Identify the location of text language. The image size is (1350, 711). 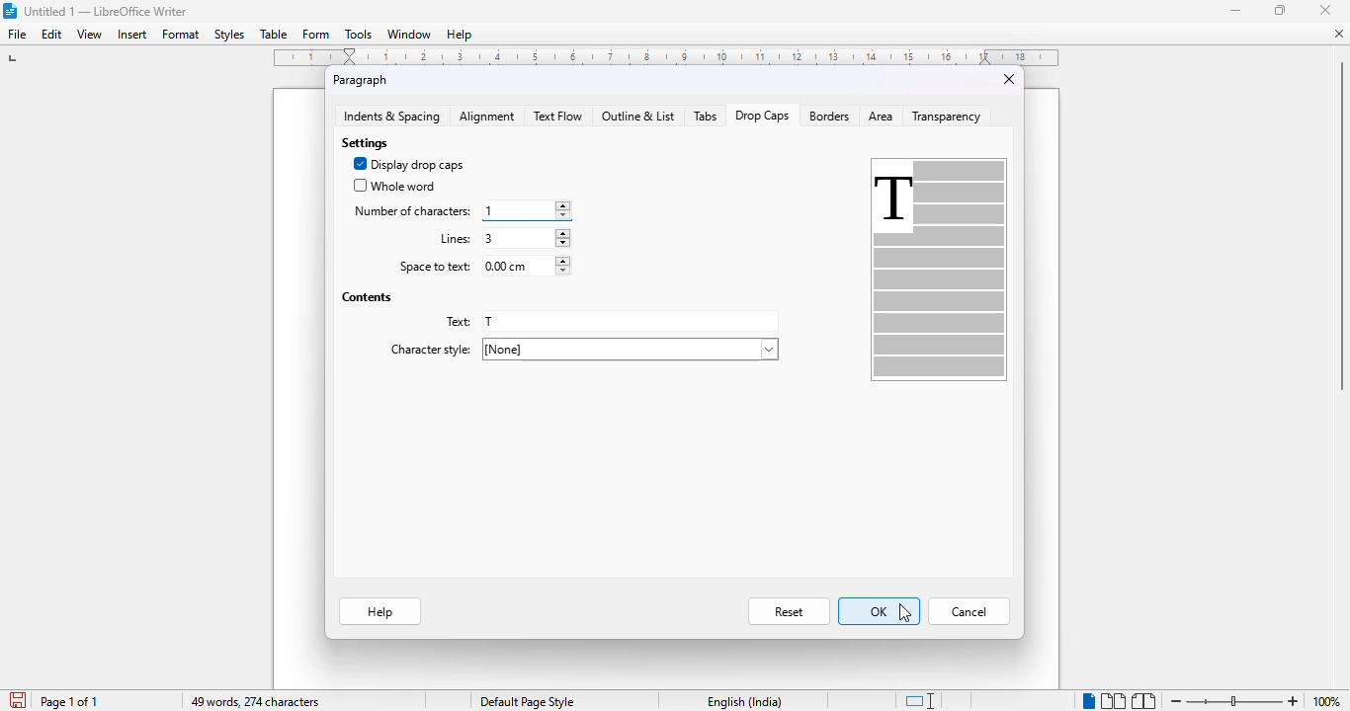
(744, 701).